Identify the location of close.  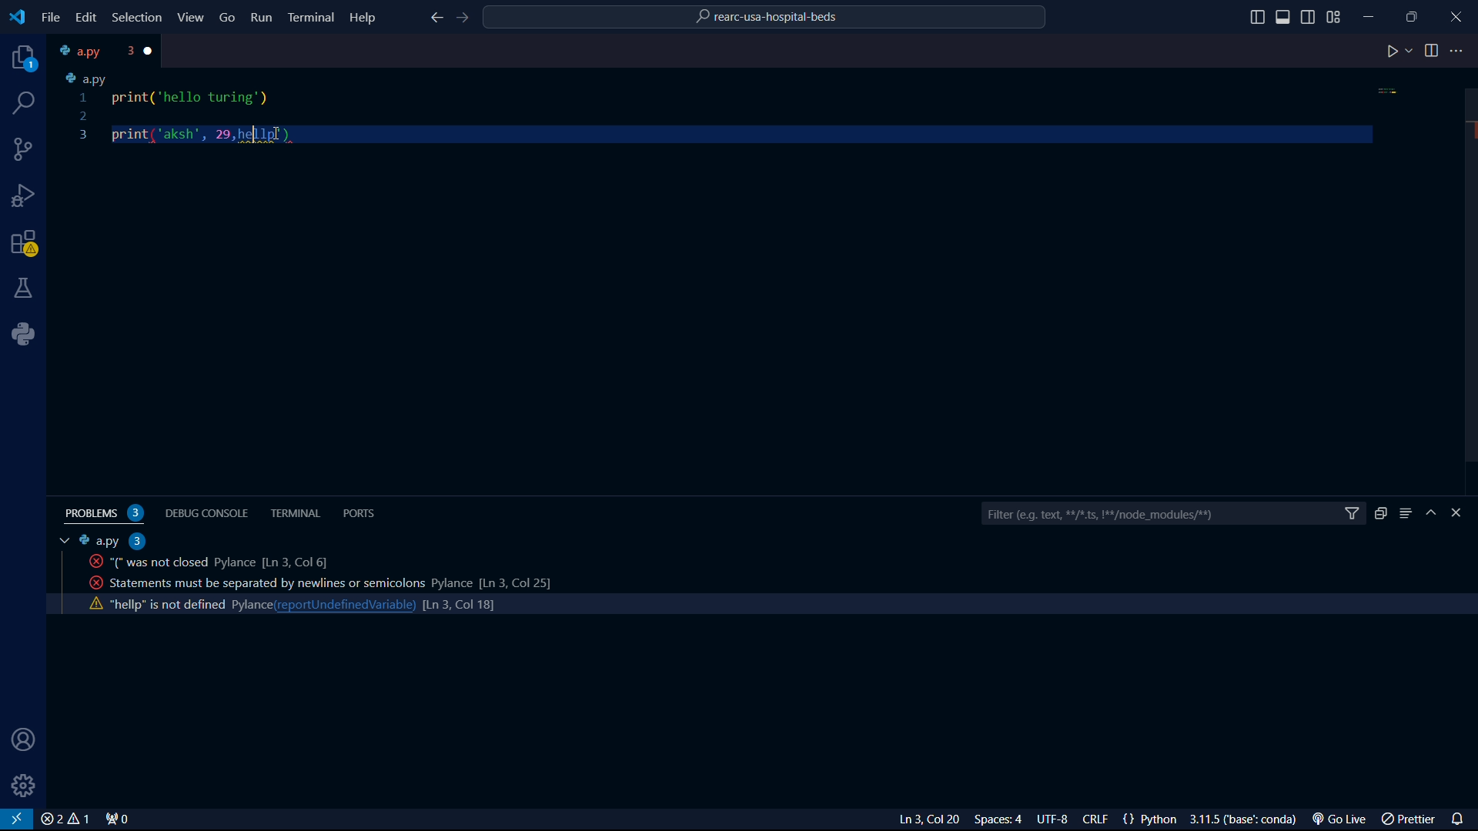
(65, 819).